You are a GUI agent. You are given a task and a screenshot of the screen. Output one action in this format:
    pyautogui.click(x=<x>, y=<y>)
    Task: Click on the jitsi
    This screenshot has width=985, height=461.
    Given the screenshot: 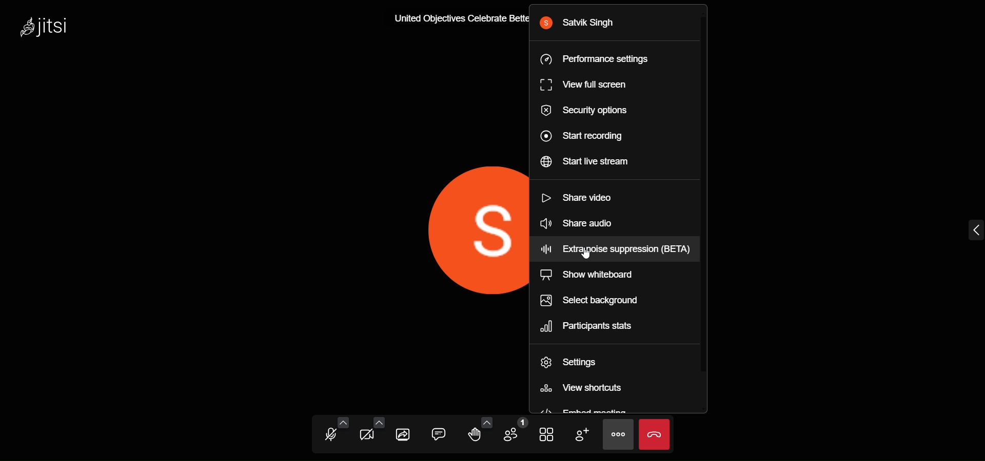 What is the action you would take?
    pyautogui.click(x=44, y=25)
    